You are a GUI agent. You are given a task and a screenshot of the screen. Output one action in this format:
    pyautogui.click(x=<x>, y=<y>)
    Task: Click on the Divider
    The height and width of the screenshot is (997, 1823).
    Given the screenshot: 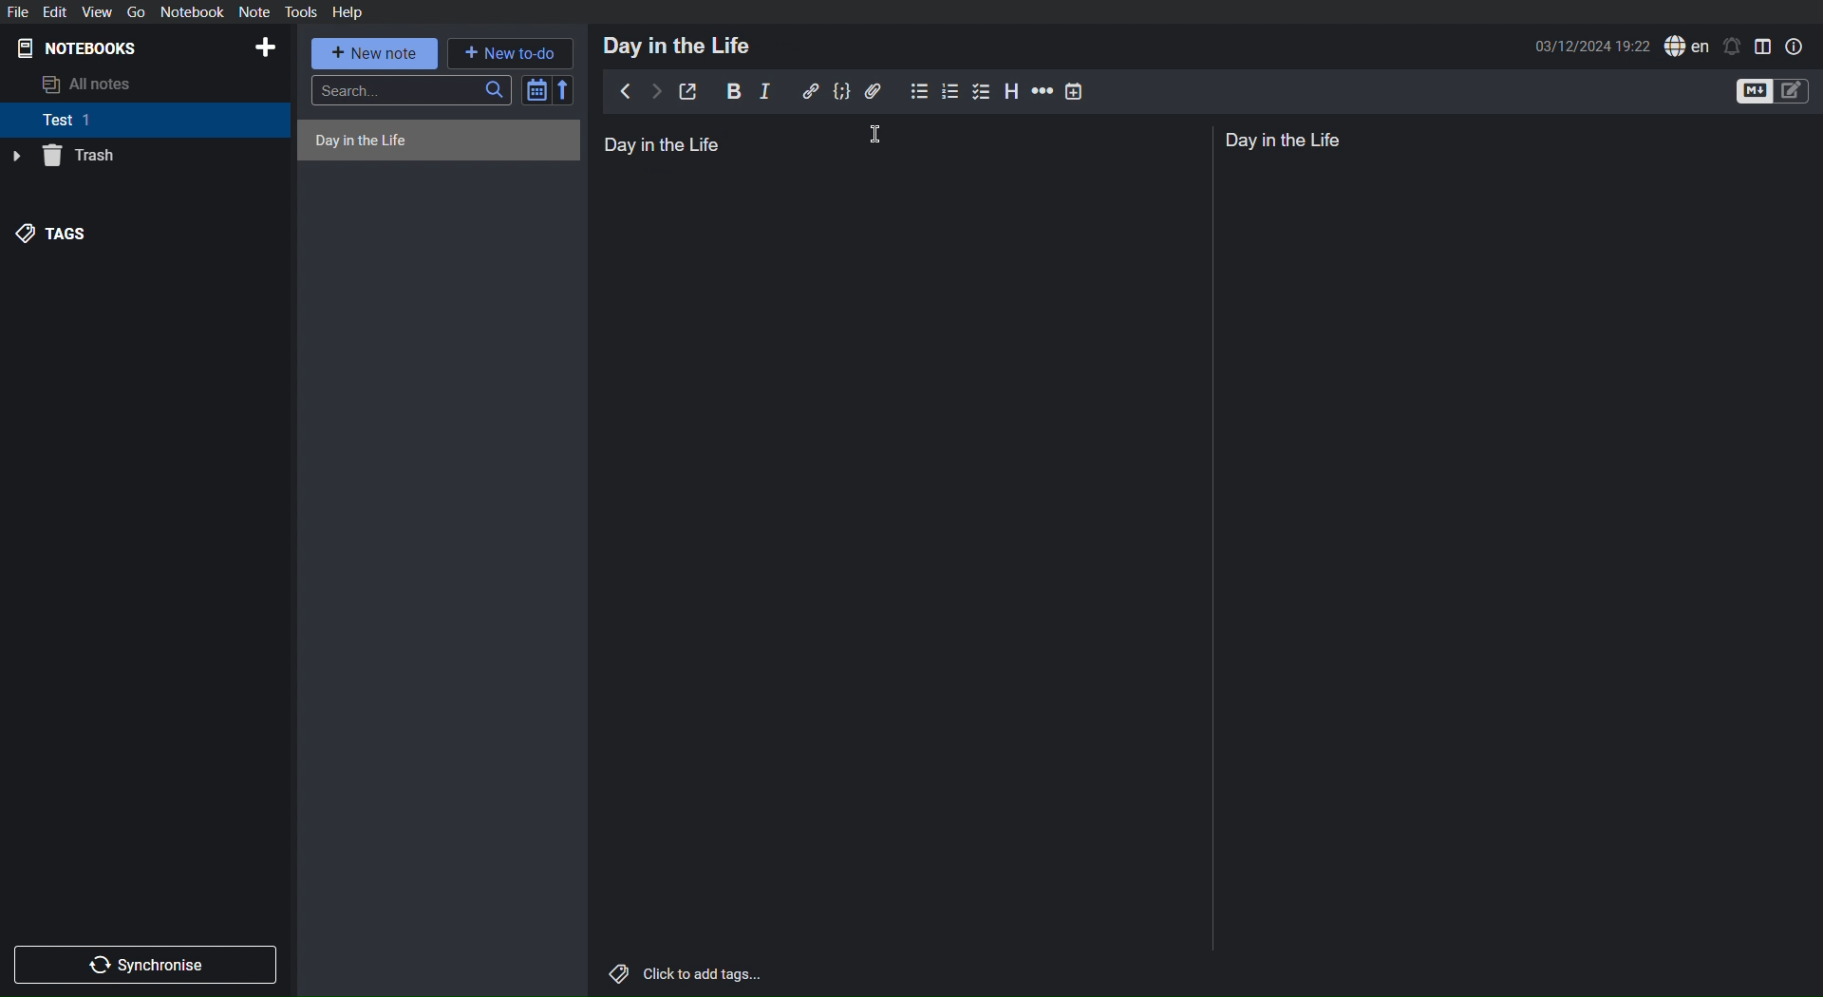 What is the action you would take?
    pyautogui.click(x=1201, y=539)
    